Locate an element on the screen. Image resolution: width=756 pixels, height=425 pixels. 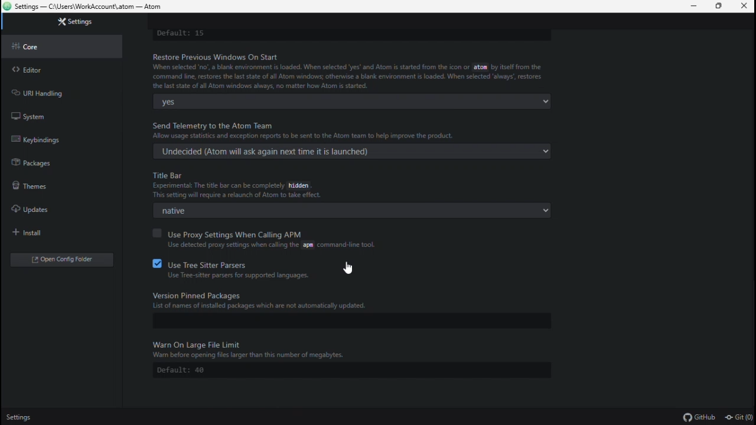
checkbox is located at coordinates (155, 233).